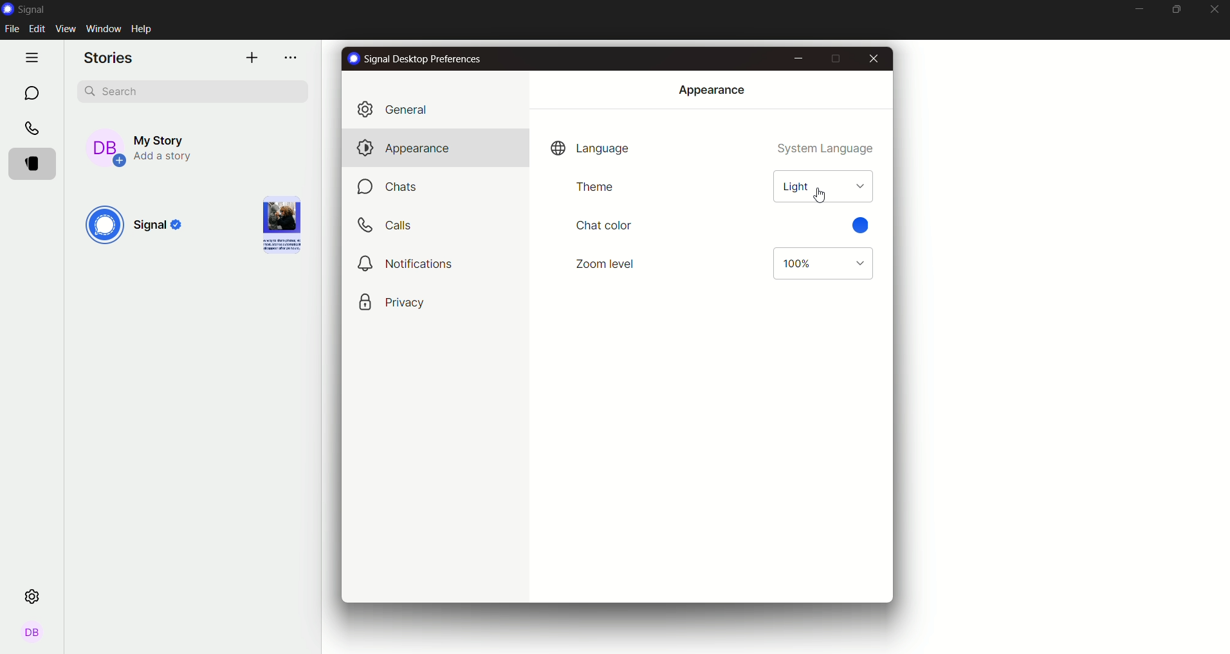 The height and width of the screenshot is (654, 1230). I want to click on notifications, so click(408, 263).